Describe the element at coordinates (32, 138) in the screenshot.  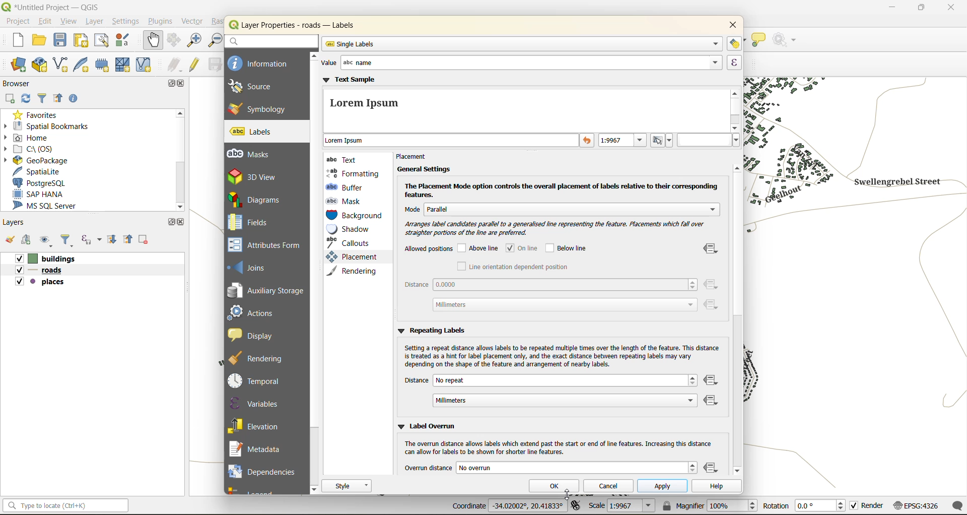
I see `home` at that location.